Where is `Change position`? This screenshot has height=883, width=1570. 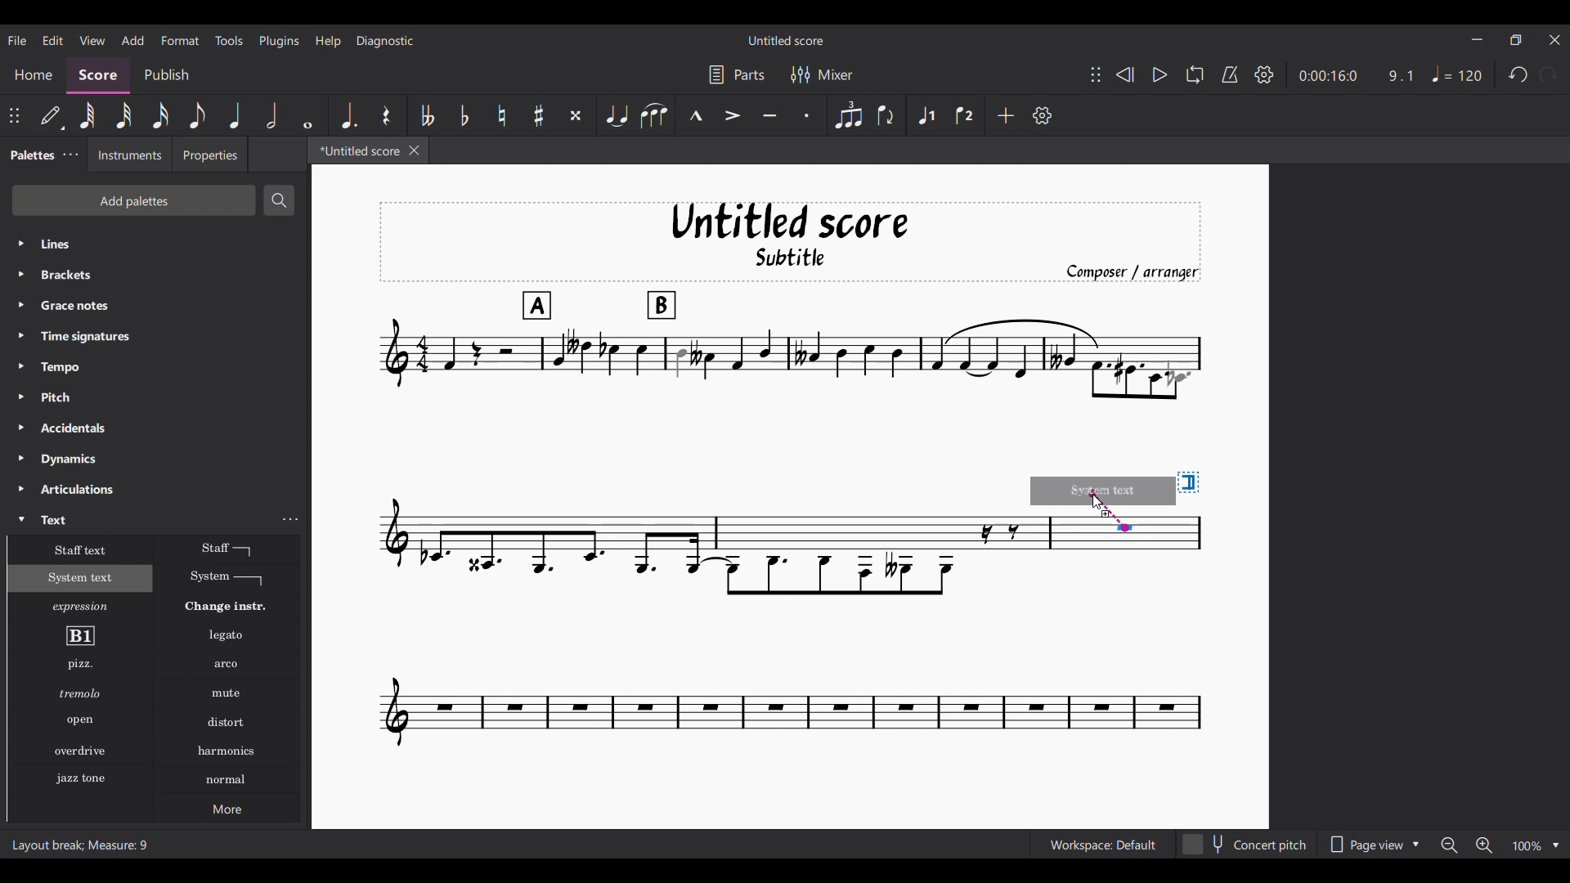 Change position is located at coordinates (1096, 74).